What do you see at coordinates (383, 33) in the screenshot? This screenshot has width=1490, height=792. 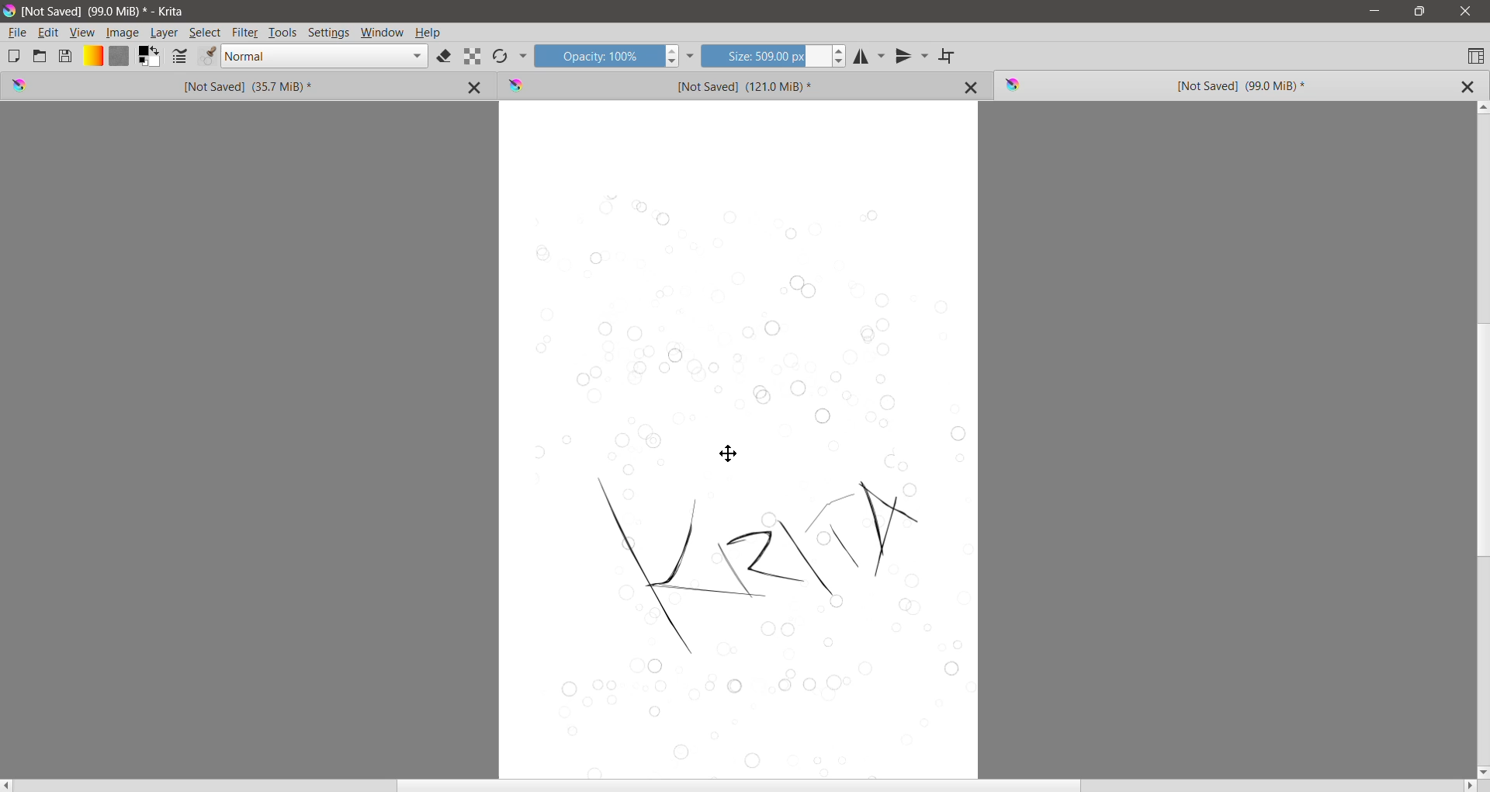 I see `Window` at bounding box center [383, 33].